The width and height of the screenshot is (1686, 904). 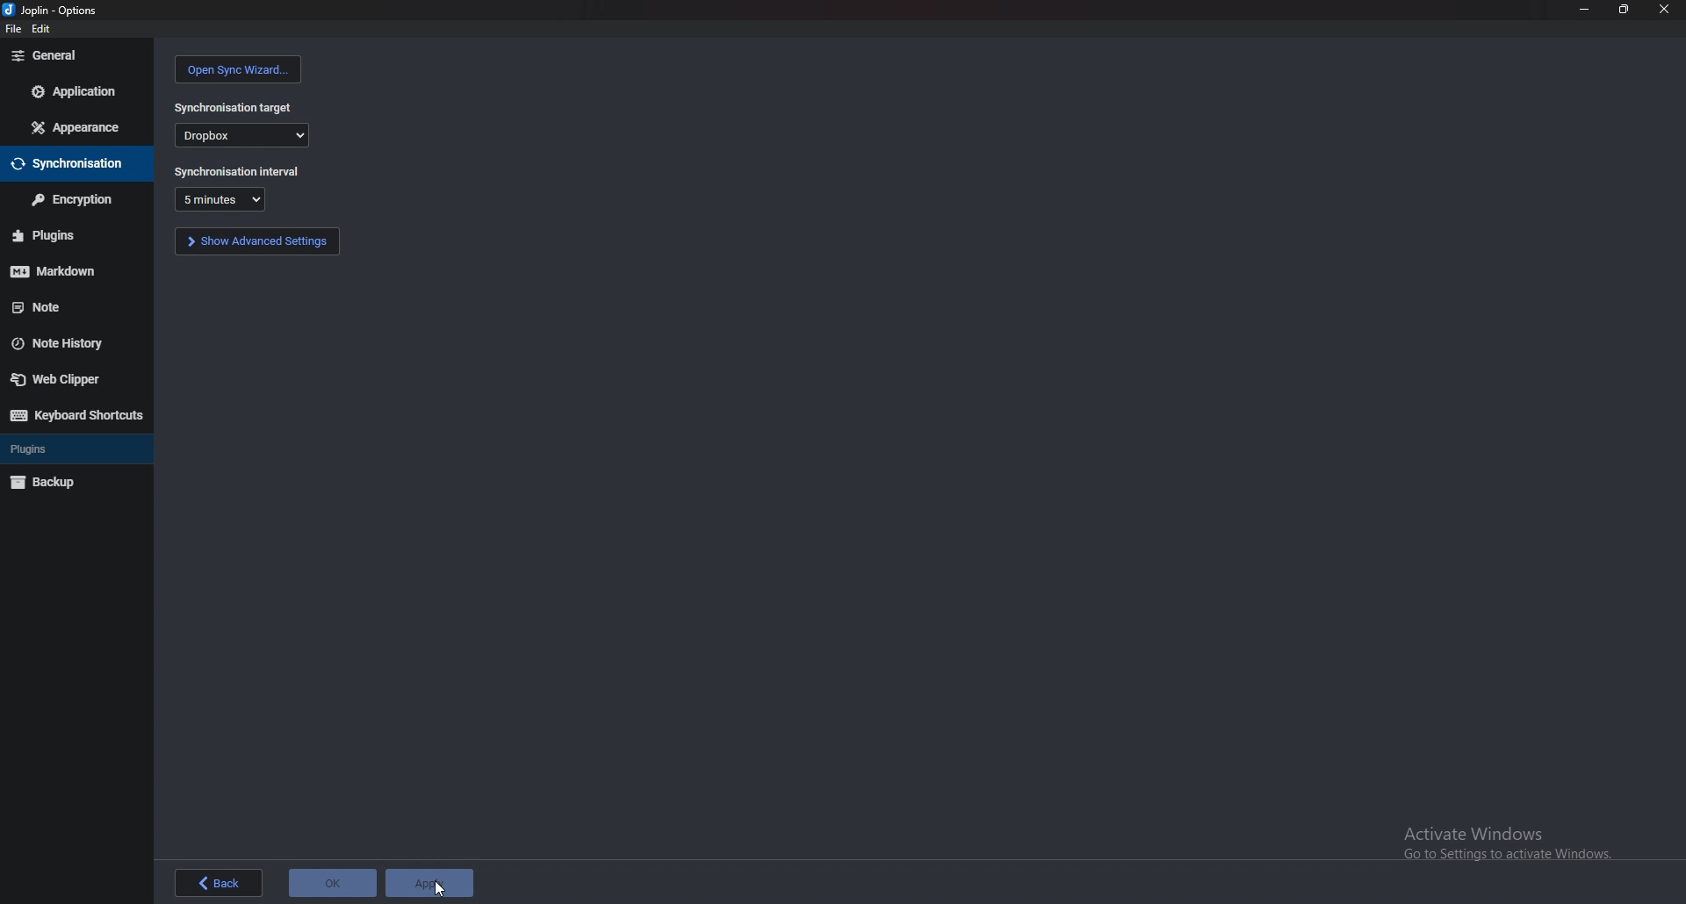 I want to click on duration, so click(x=218, y=200).